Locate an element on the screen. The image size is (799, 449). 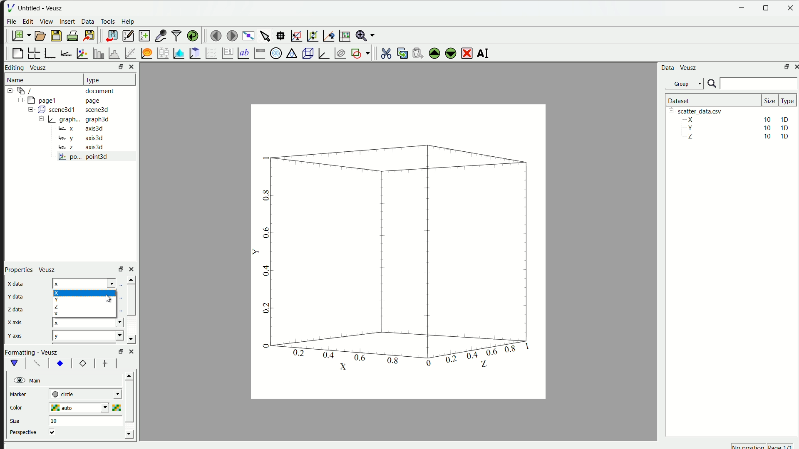
Untitled - Veusz is located at coordinates (42, 7).